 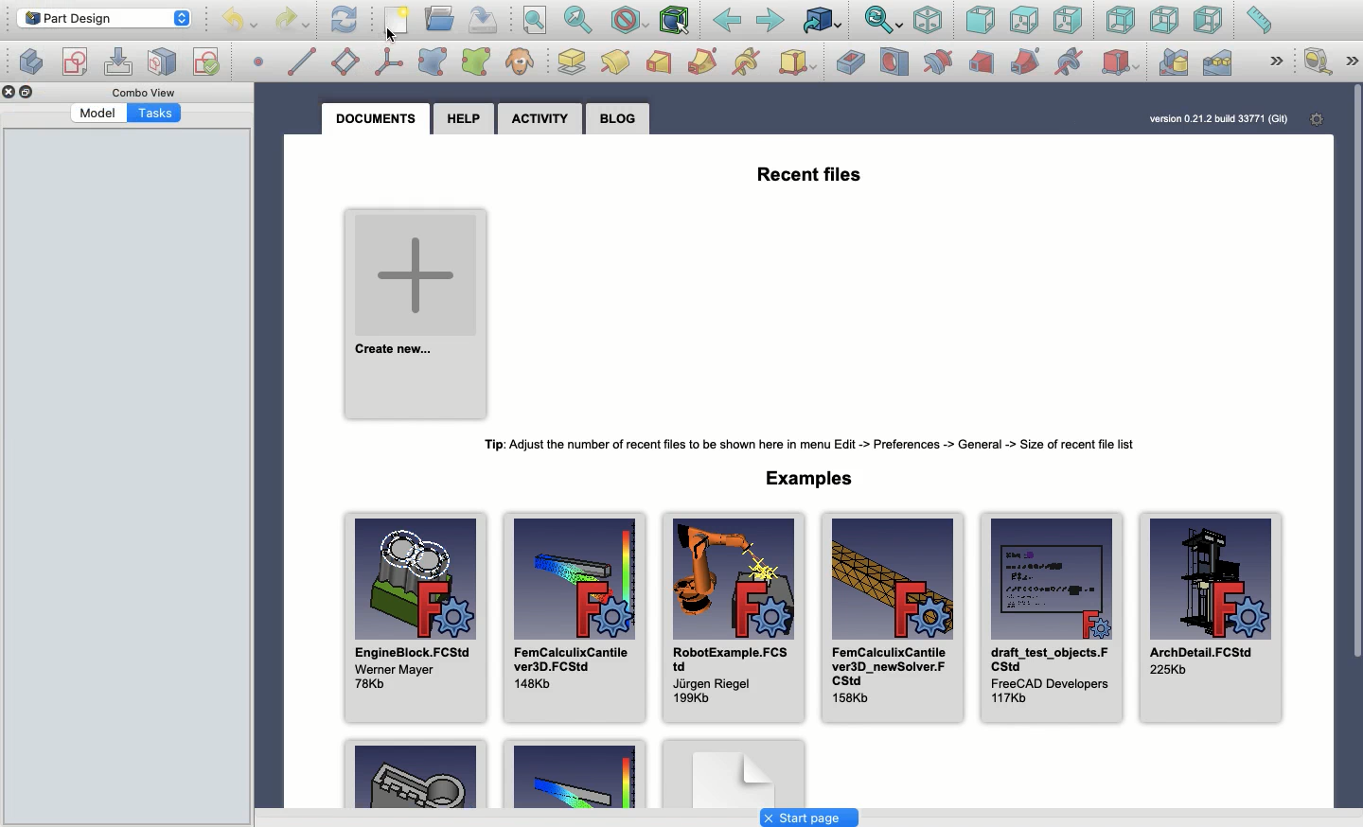 What do you see at coordinates (674, 21) in the screenshot?
I see `Bounding Box` at bounding box center [674, 21].